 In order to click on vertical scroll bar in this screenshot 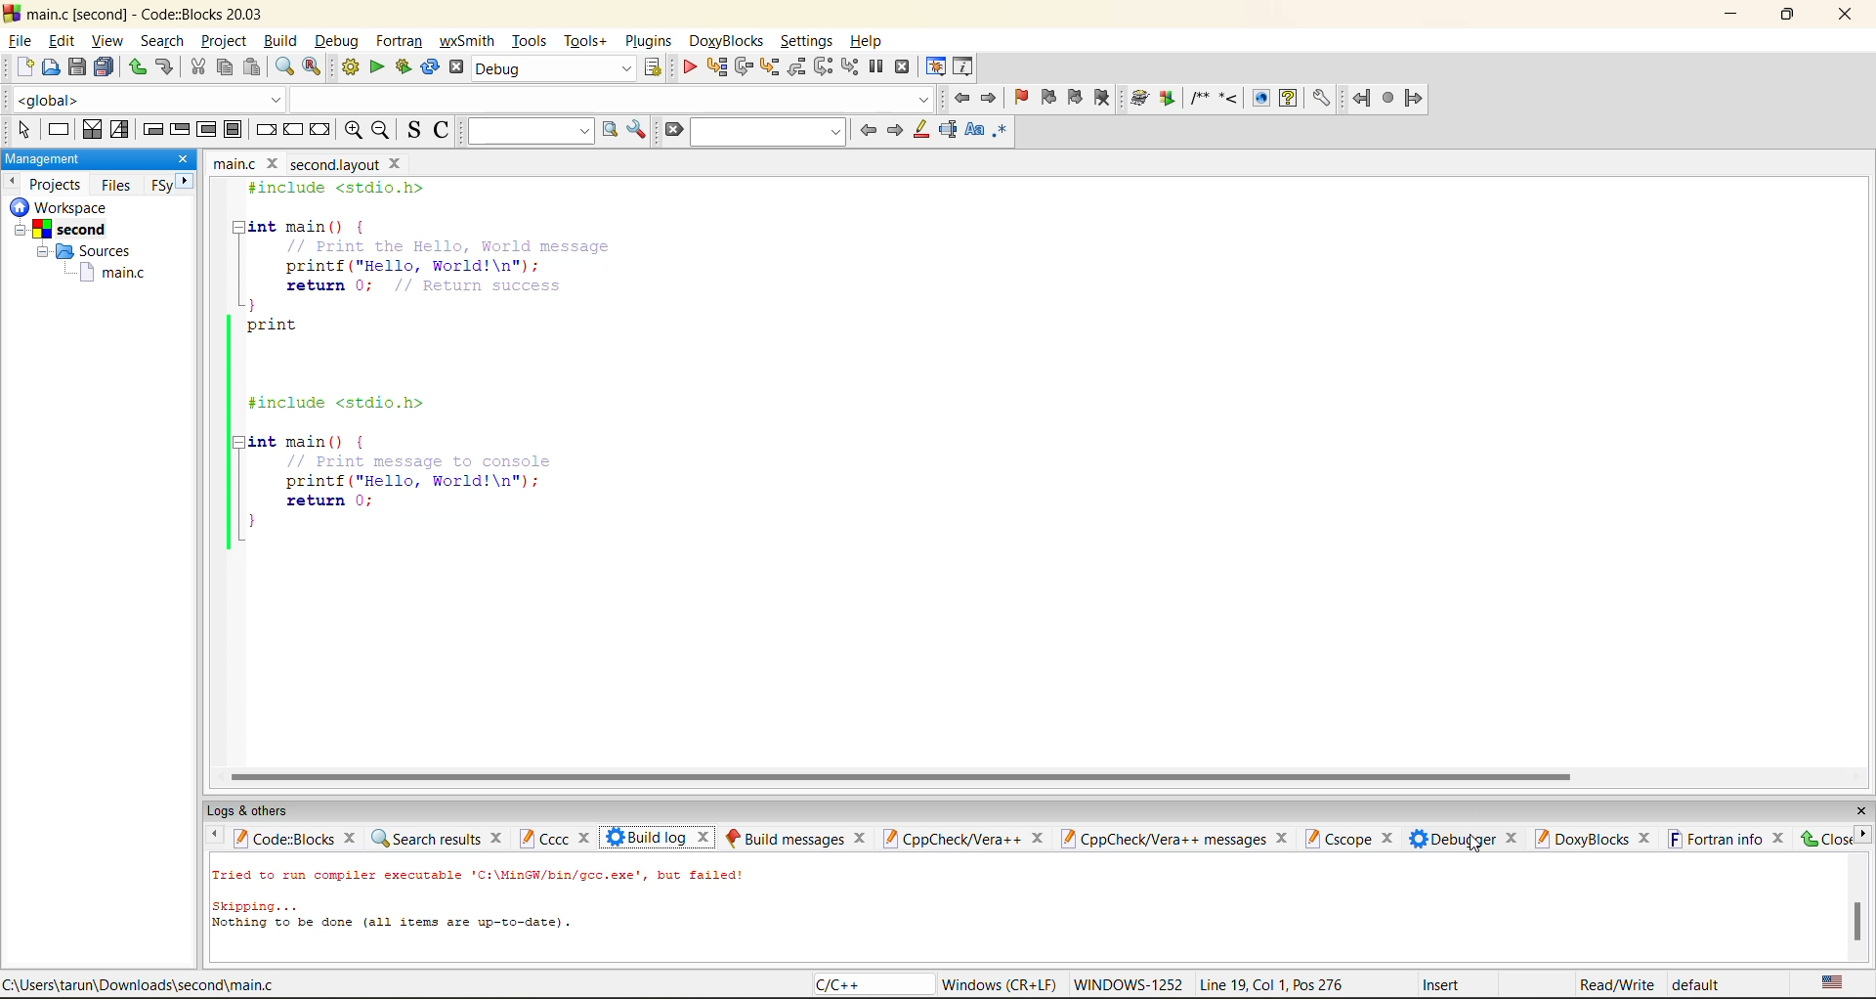, I will do `click(1857, 920)`.